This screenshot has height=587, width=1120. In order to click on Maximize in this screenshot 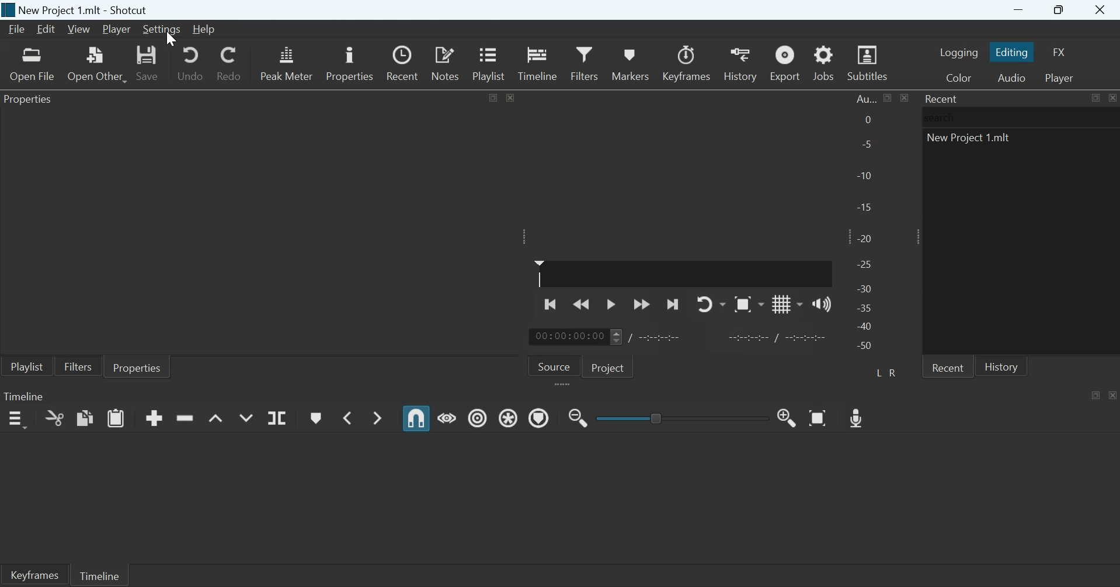, I will do `click(494, 96)`.